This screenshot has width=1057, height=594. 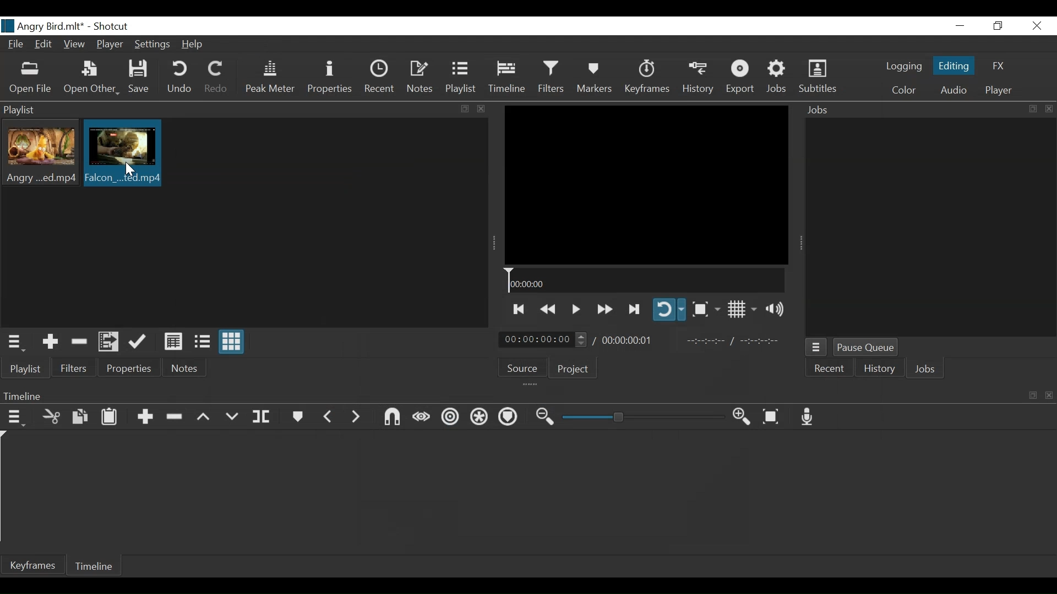 What do you see at coordinates (75, 26) in the screenshot?
I see `title` at bounding box center [75, 26].